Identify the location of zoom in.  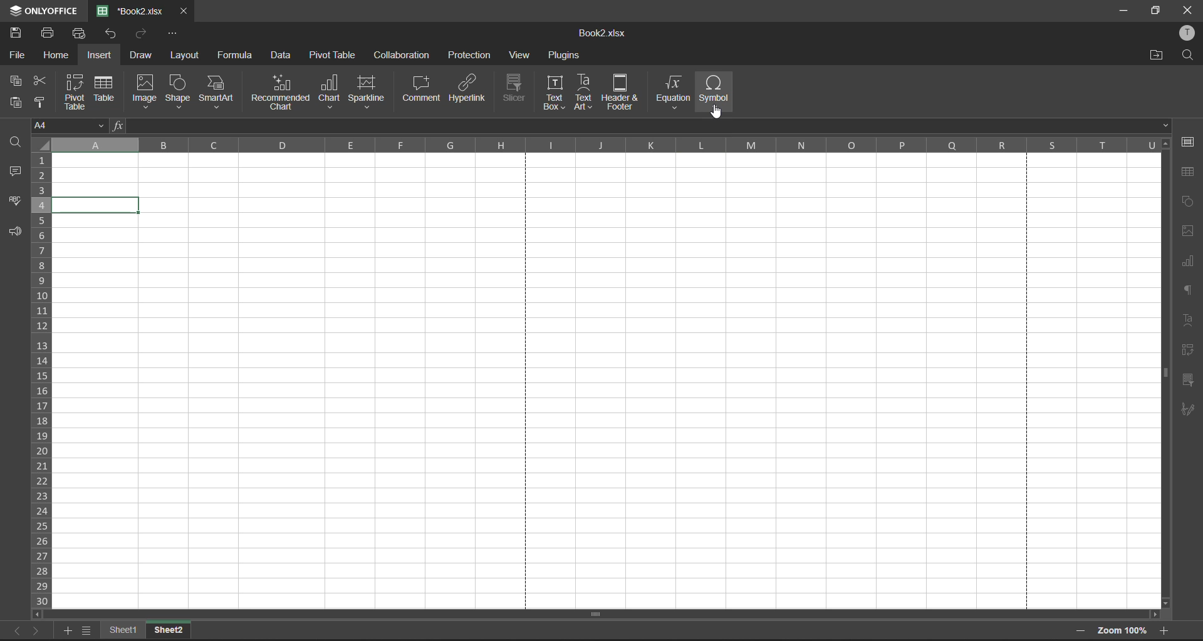
(1165, 628).